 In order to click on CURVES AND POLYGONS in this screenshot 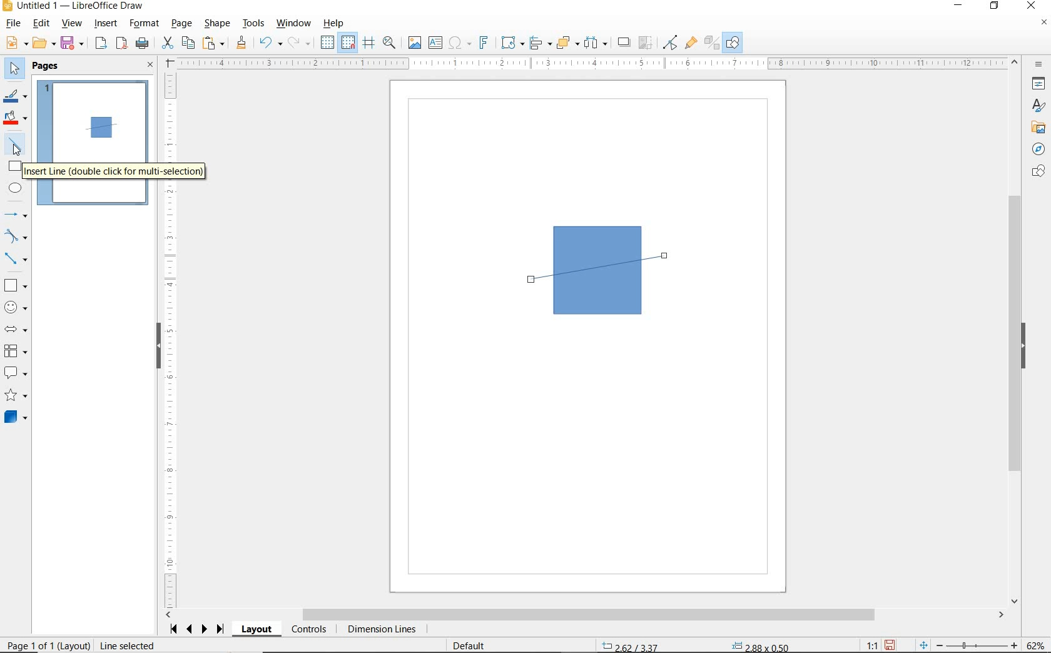, I will do `click(16, 236)`.